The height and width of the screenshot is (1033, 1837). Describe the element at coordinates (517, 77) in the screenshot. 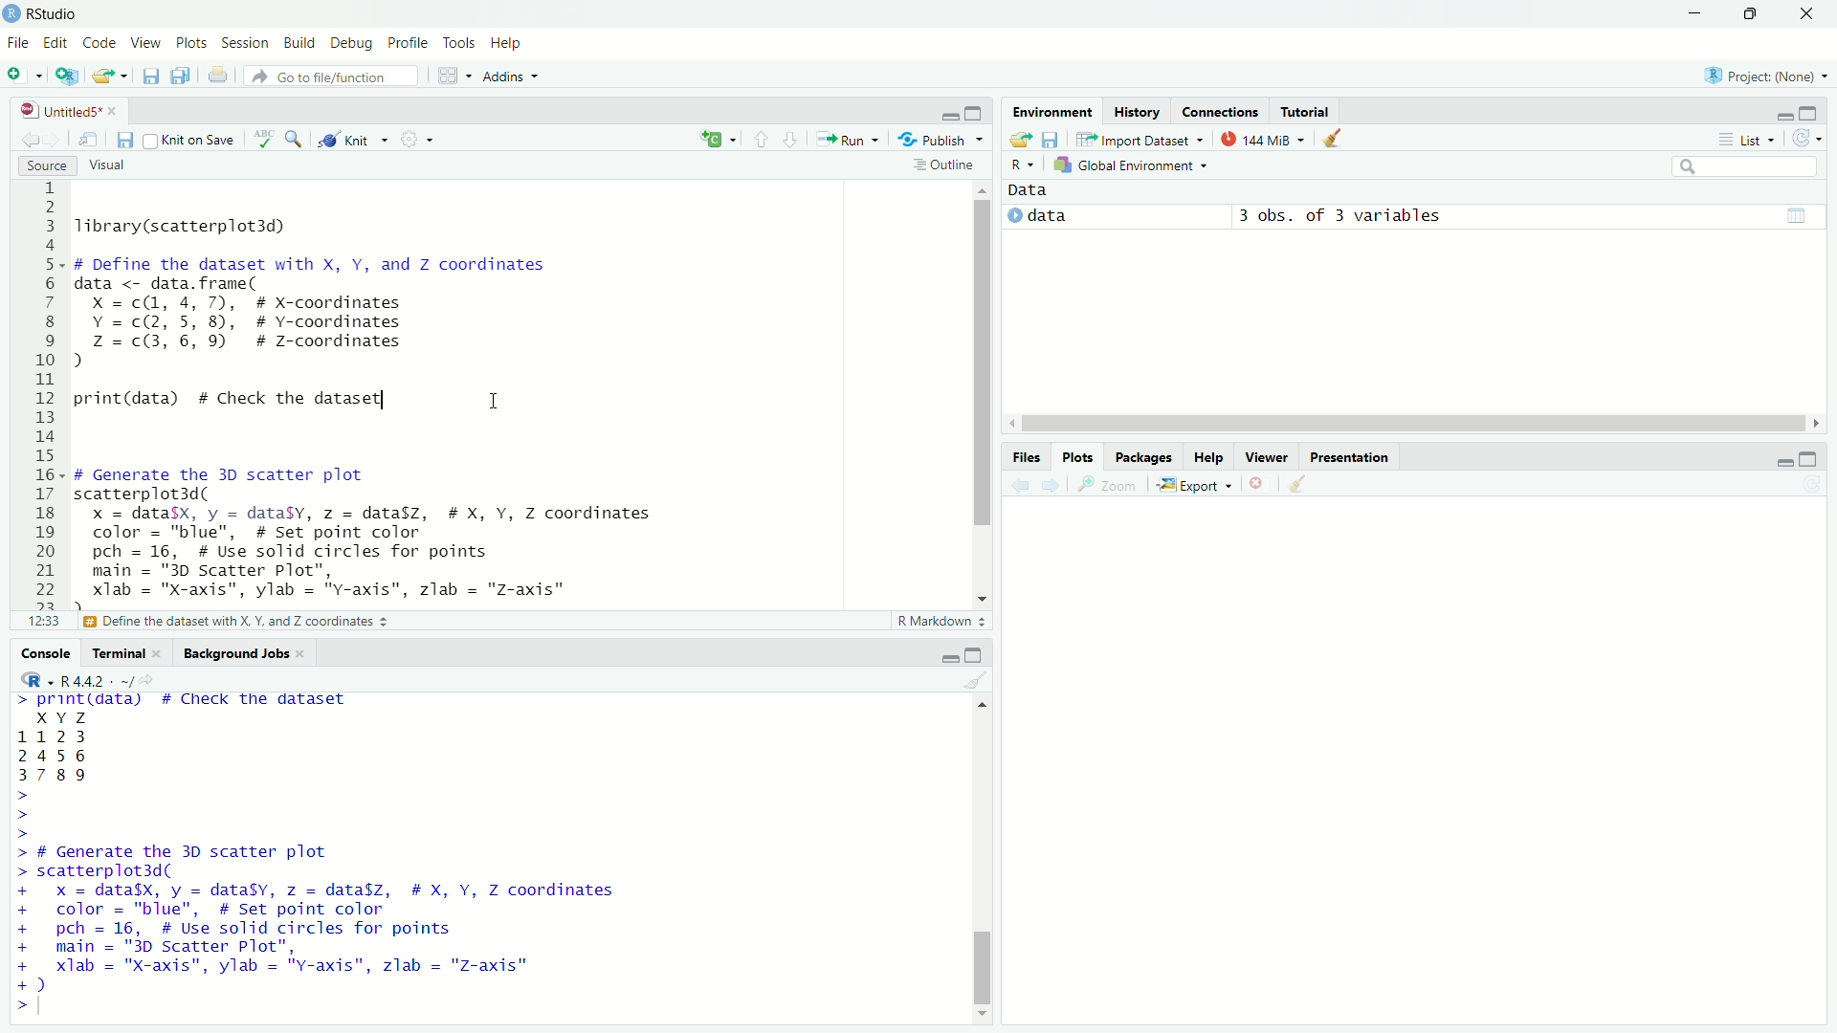

I see `addins` at that location.